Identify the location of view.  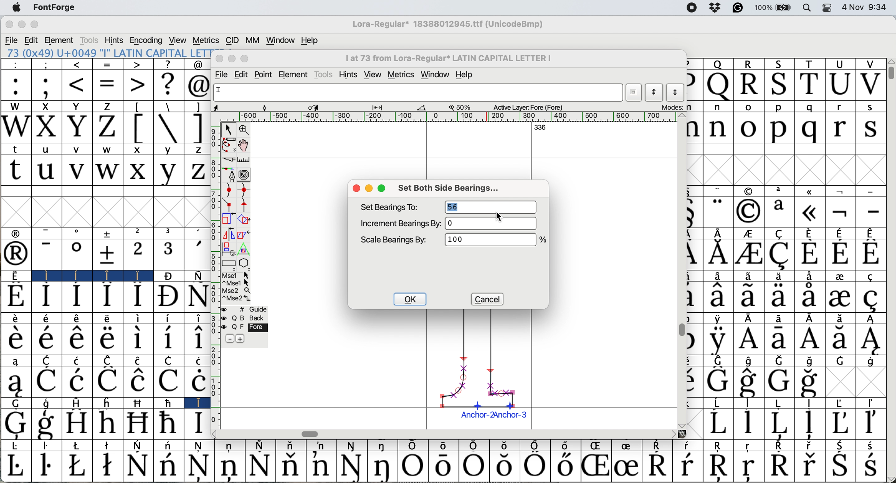
(375, 73).